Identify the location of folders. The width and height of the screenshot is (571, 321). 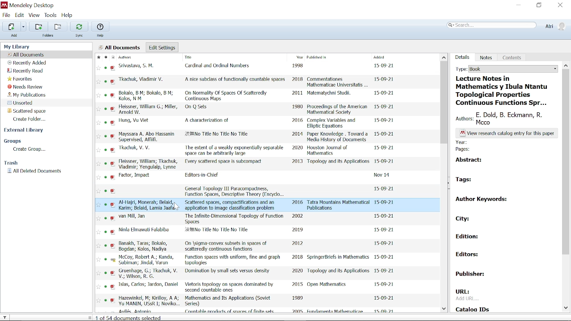
(50, 36).